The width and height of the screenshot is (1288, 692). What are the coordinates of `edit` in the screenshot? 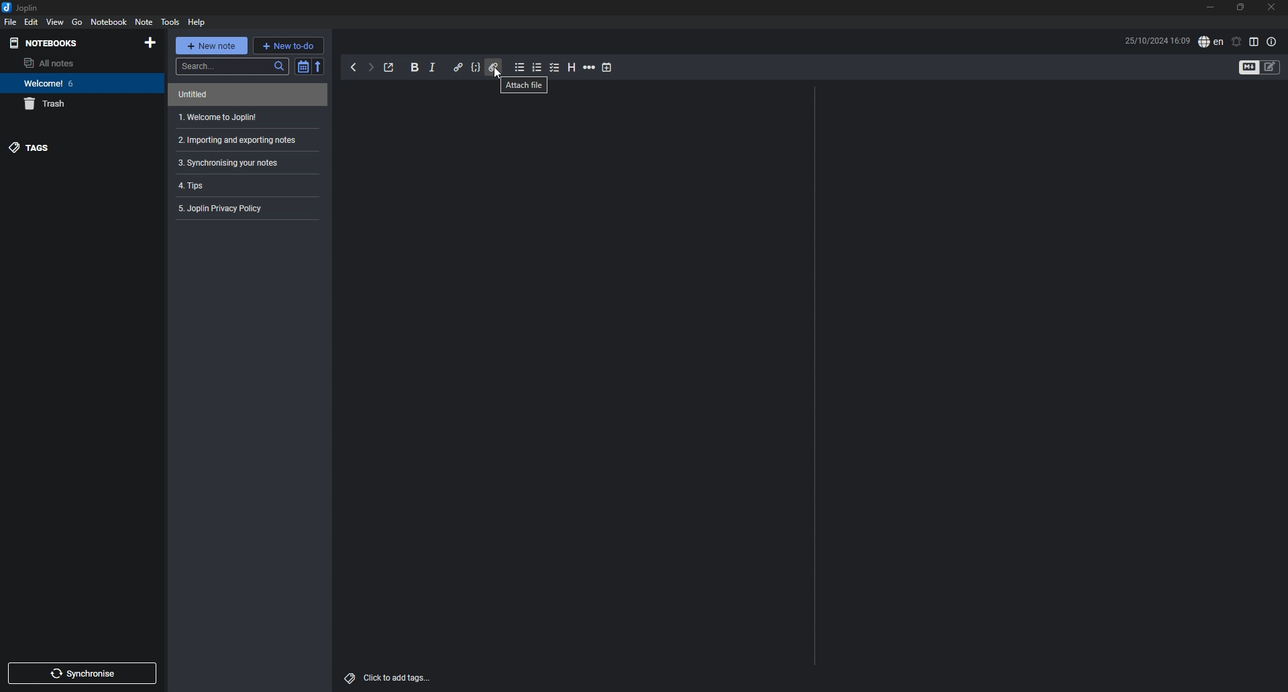 It's located at (32, 21).